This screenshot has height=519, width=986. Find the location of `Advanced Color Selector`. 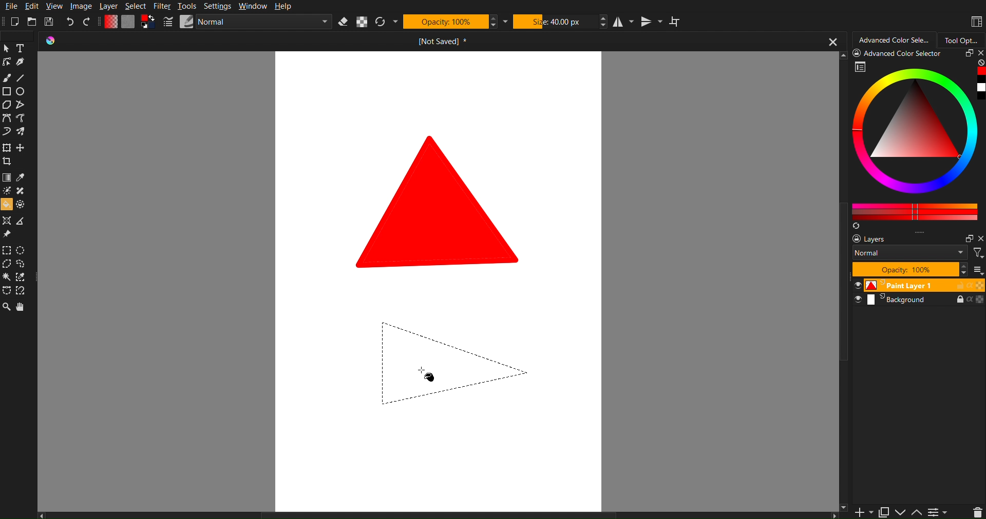

Advanced Color Selector is located at coordinates (919, 139).